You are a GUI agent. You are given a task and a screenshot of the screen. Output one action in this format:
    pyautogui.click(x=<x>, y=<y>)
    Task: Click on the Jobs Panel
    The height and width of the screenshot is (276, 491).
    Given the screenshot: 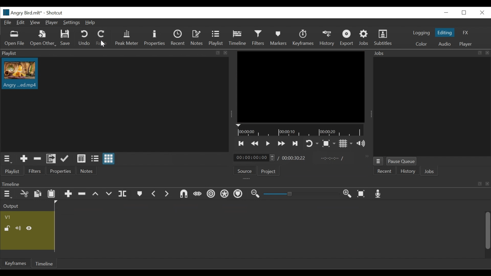 What is the action you would take?
    pyautogui.click(x=431, y=107)
    